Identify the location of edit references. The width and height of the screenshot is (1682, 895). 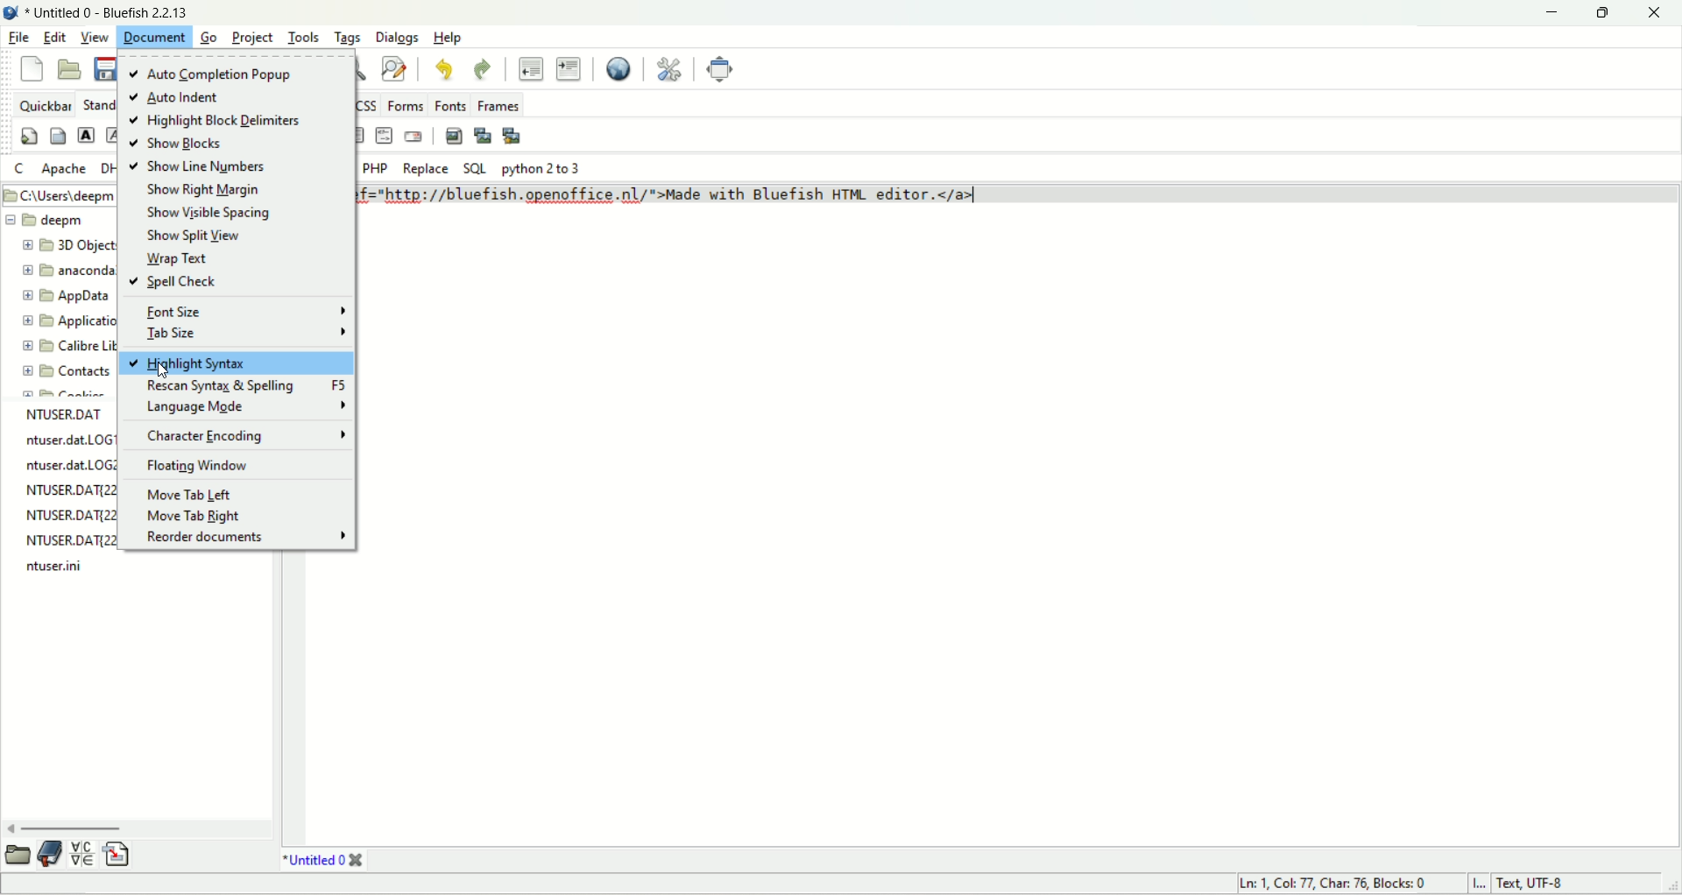
(670, 69).